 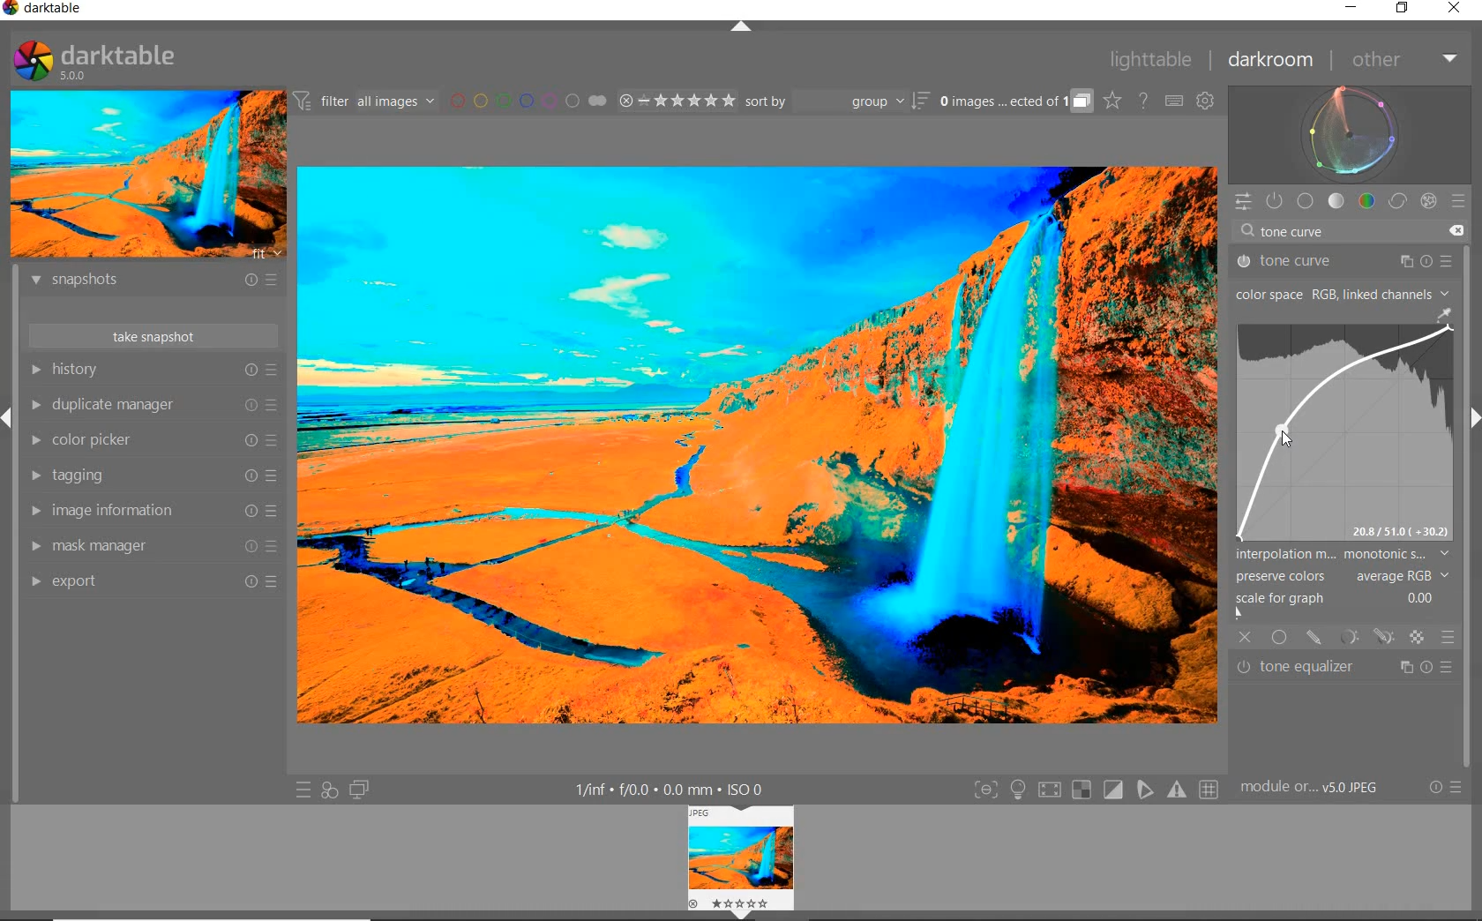 I want to click on EXPAND GROUPED IMAGES, so click(x=1016, y=101).